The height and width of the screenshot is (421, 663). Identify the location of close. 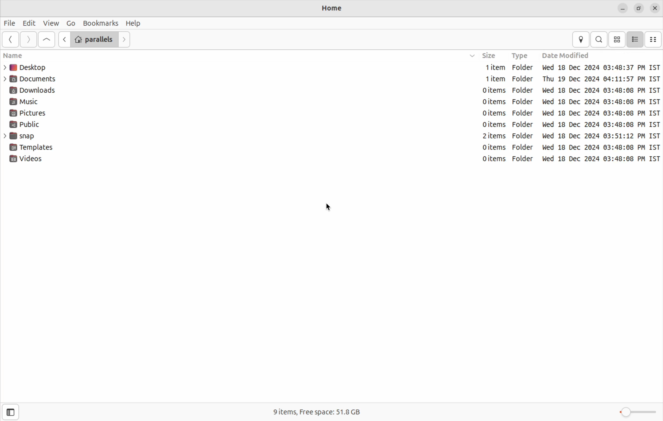
(656, 9).